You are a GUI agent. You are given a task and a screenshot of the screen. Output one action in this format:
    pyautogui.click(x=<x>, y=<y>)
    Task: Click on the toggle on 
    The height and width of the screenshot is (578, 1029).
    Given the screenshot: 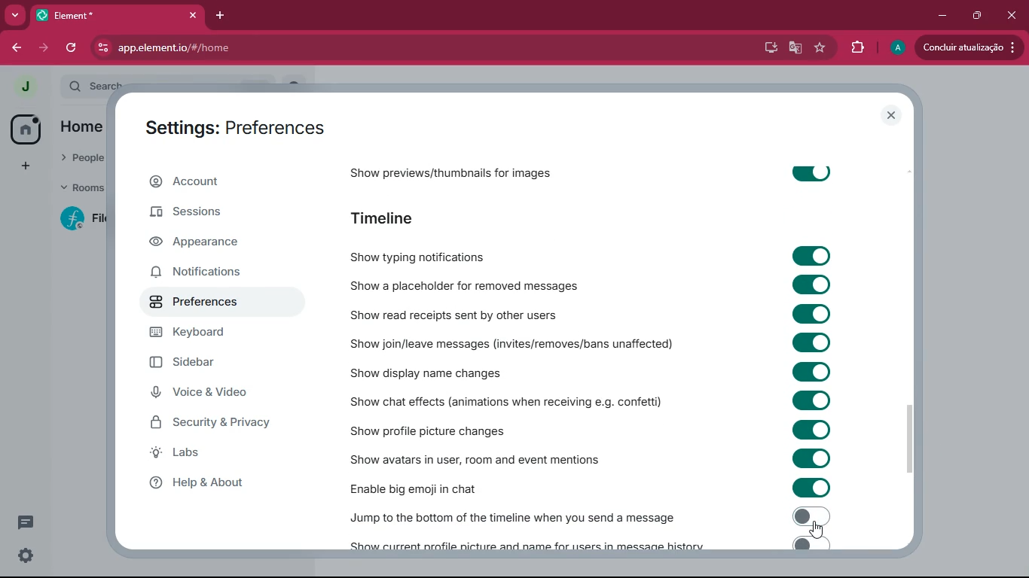 What is the action you would take?
    pyautogui.click(x=809, y=171)
    